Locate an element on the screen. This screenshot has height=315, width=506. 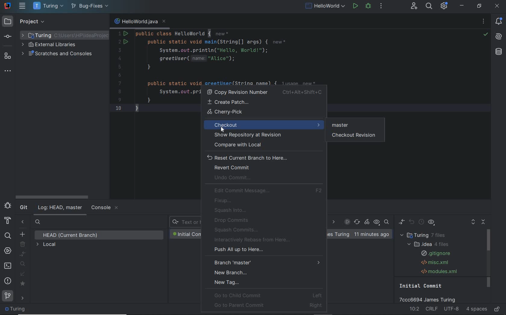
bug-fixes is located at coordinates (89, 7).